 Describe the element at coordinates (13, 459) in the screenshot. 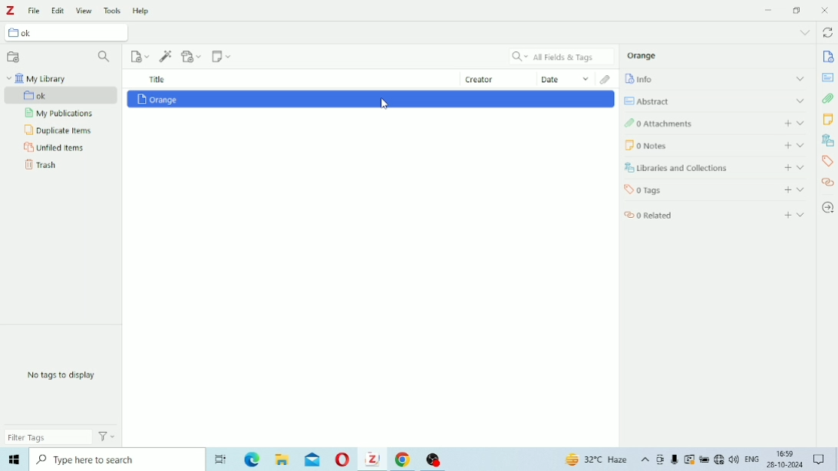

I see `Microsoft Edge` at that location.